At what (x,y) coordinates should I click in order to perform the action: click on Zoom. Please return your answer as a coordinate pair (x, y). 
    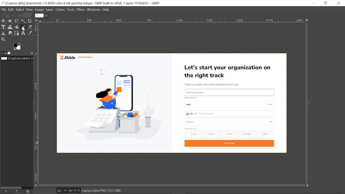
    Looking at the image, I should click on (74, 190).